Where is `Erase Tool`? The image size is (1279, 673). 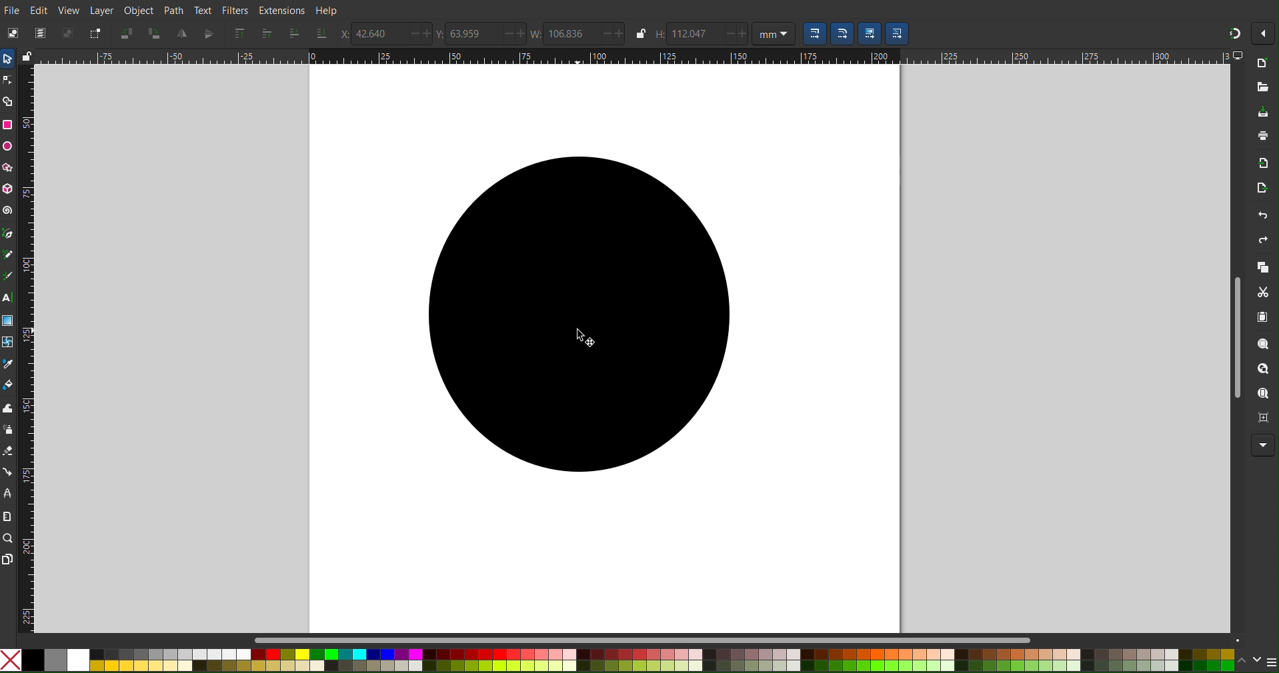 Erase Tool is located at coordinates (8, 450).